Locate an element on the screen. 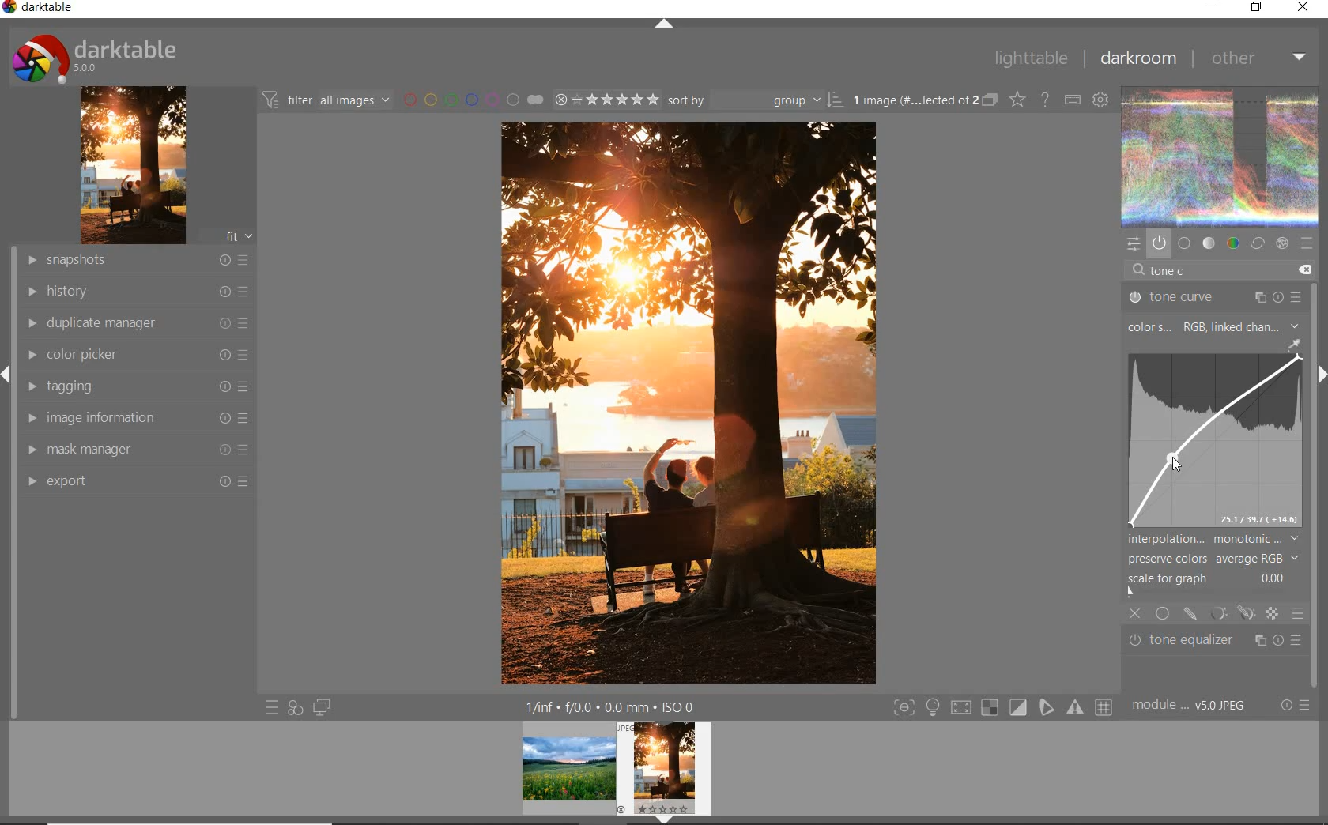 The width and height of the screenshot is (1328, 825). expand/collapse is located at coordinates (666, 27).